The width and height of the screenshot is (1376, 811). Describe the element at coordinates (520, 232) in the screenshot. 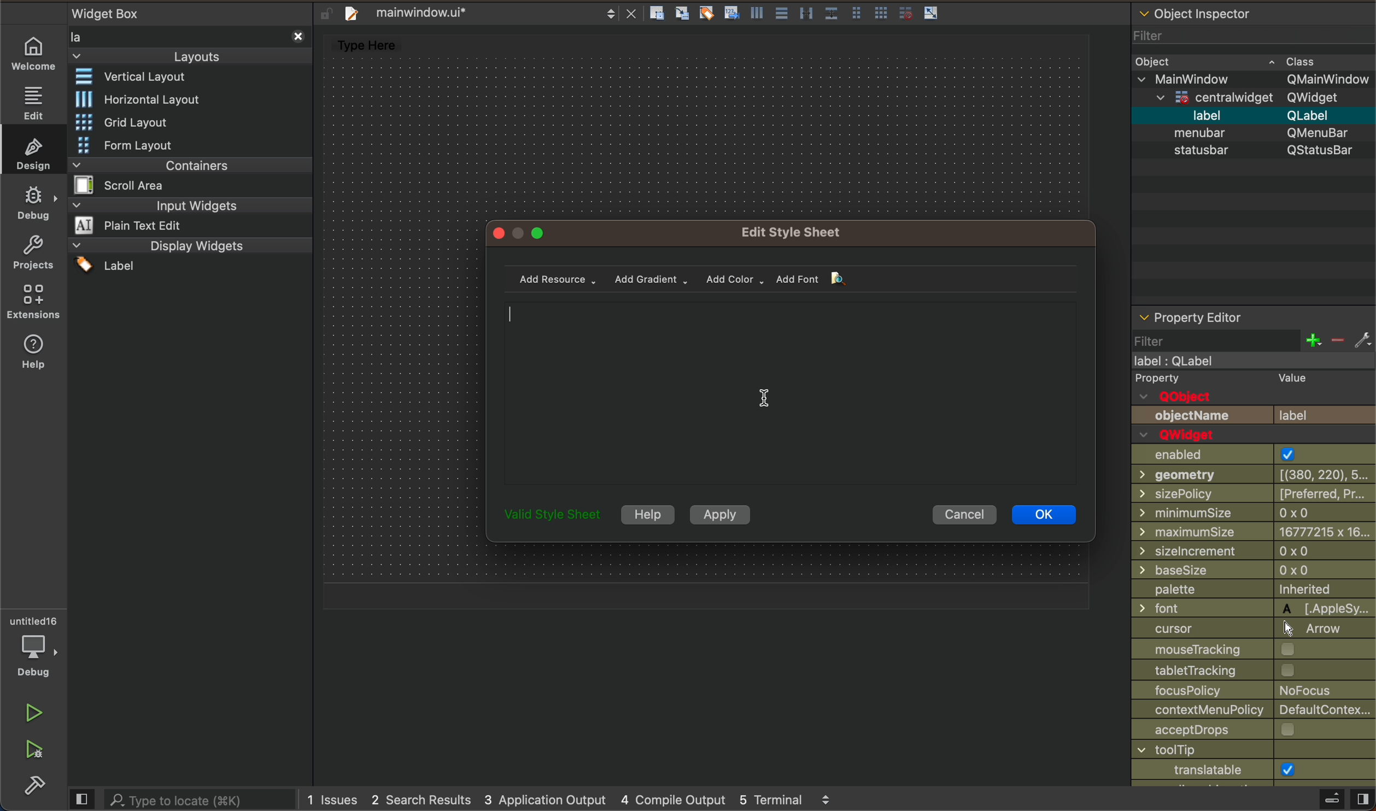

I see `window actions` at that location.